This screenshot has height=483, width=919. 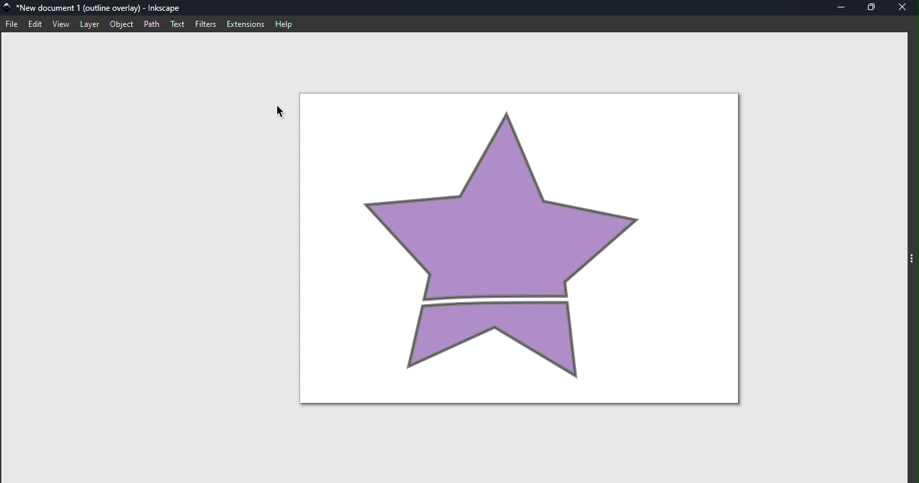 I want to click on Maximize, so click(x=873, y=7).